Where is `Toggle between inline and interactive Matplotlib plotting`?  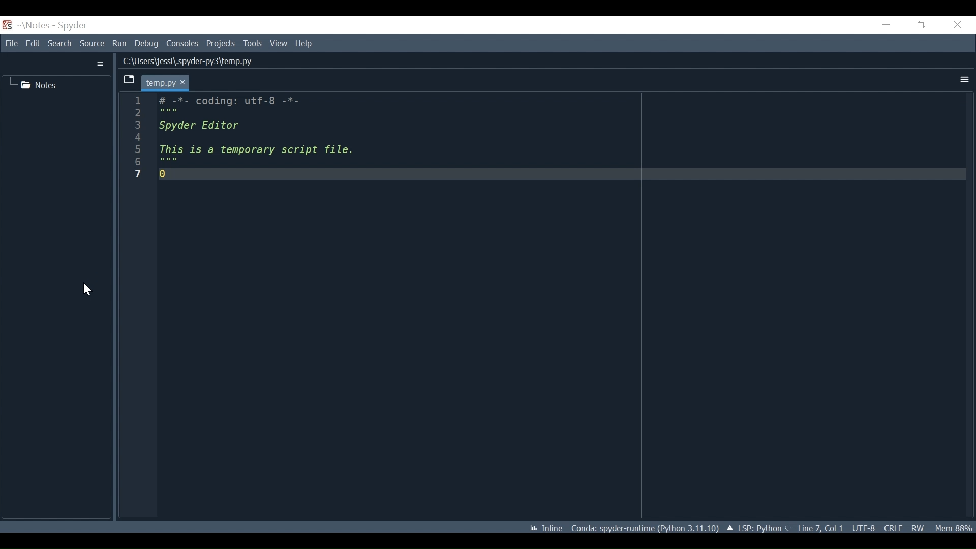 Toggle between inline and interactive Matplotlib plotting is located at coordinates (544, 526).